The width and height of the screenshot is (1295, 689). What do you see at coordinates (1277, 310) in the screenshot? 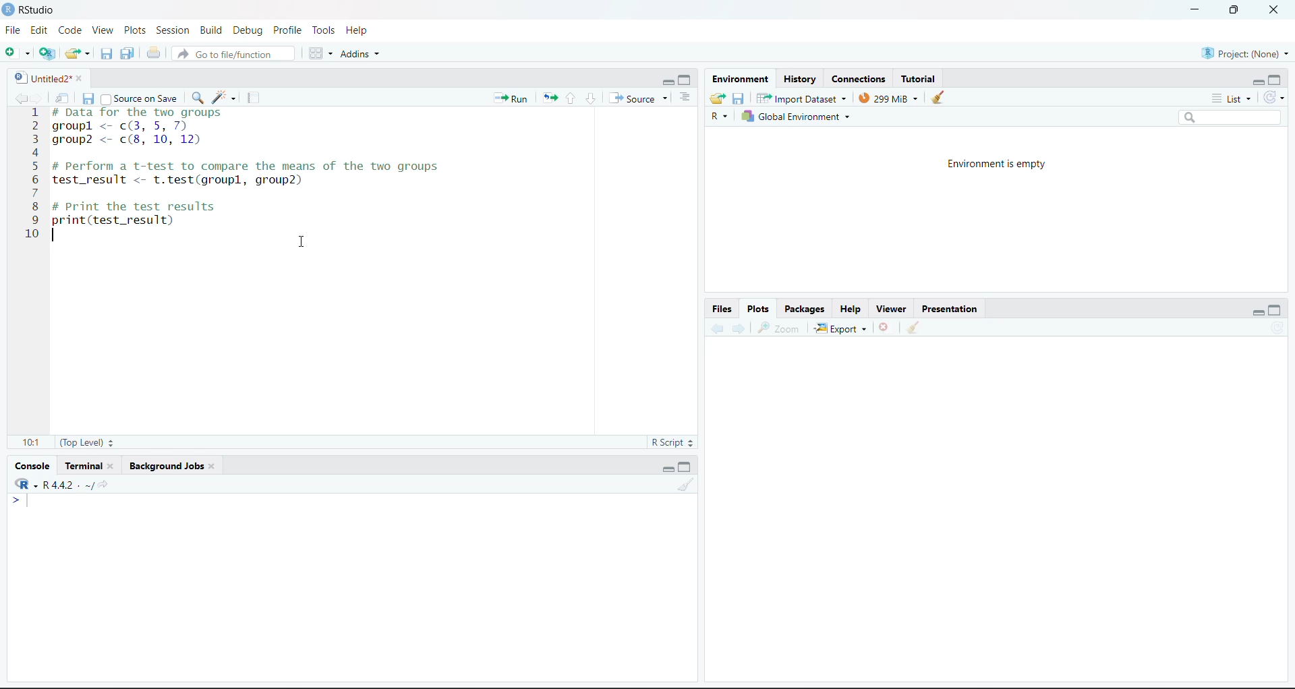
I see `maximize` at bounding box center [1277, 310].